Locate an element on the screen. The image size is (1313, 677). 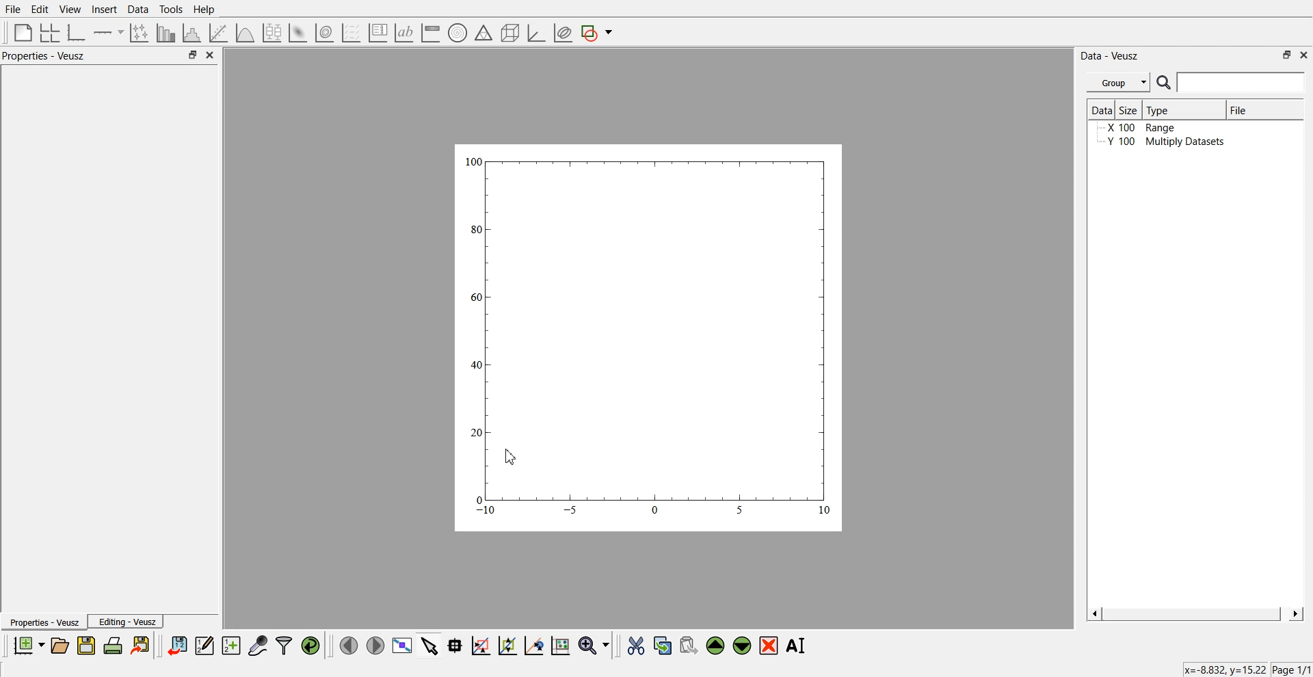
Size is located at coordinates (1130, 110).